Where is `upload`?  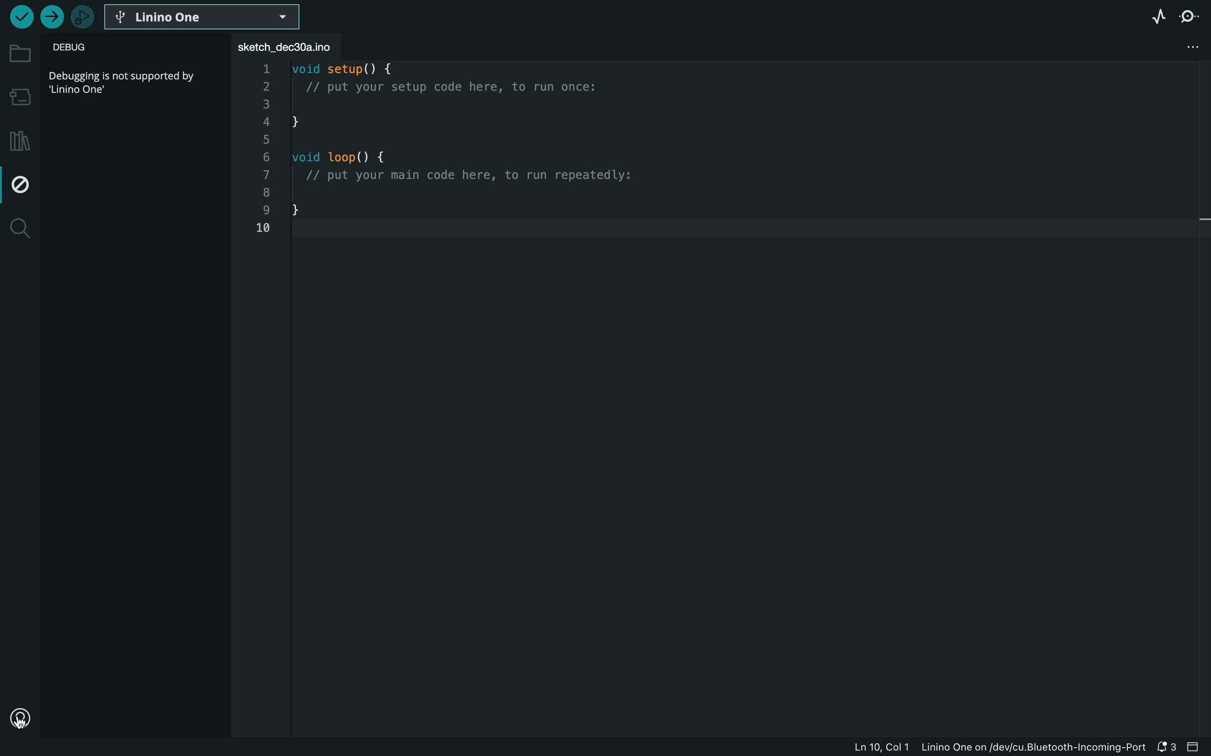 upload is located at coordinates (50, 17).